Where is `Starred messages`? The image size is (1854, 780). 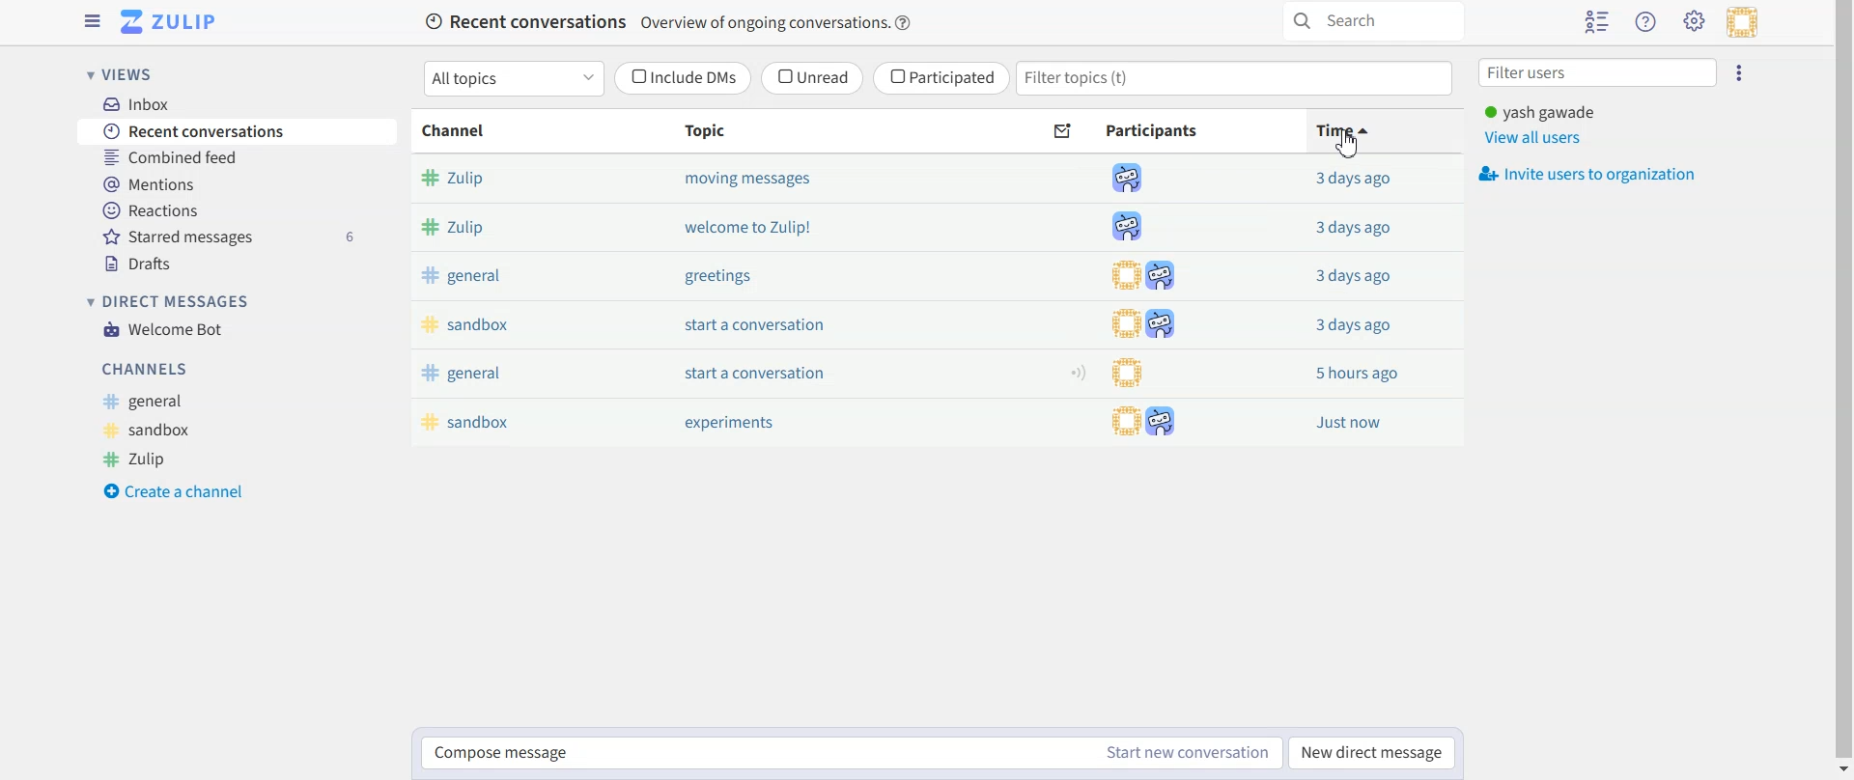 Starred messages is located at coordinates (238, 236).